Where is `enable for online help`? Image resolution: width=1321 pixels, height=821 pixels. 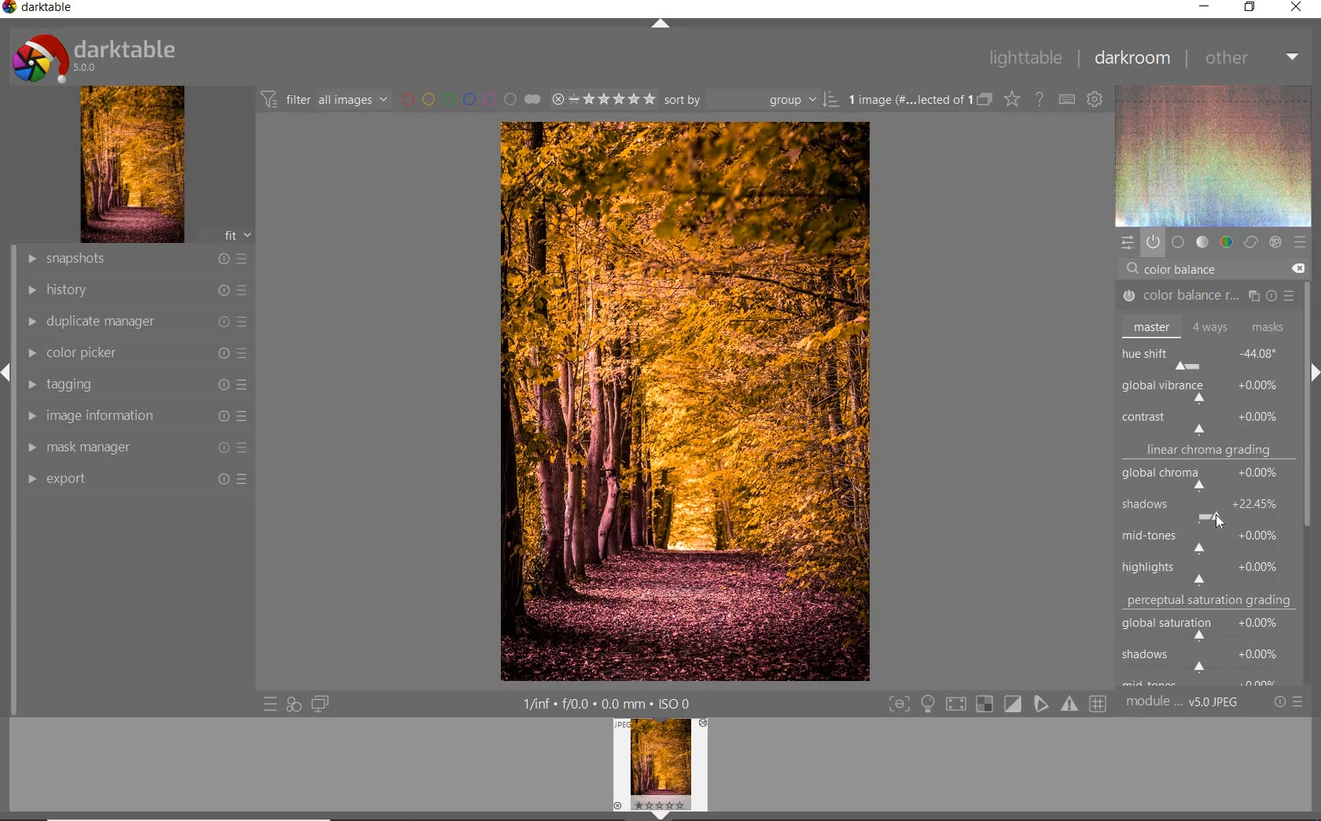 enable for online help is located at coordinates (1041, 99).